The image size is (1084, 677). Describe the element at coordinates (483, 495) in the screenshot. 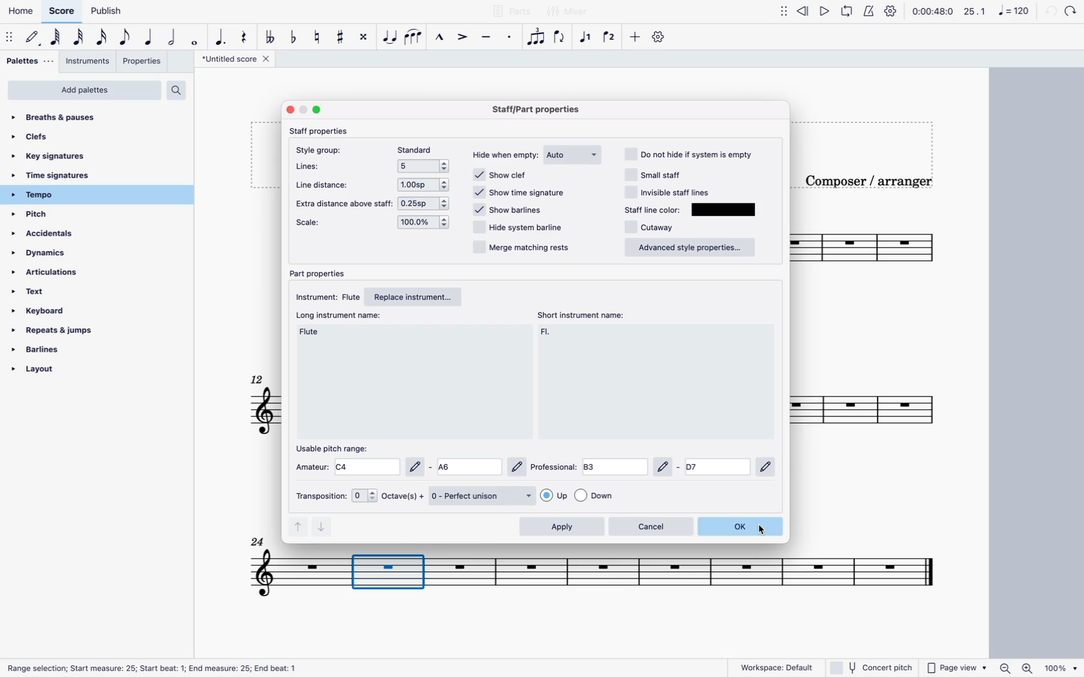

I see `perfect unison` at that location.